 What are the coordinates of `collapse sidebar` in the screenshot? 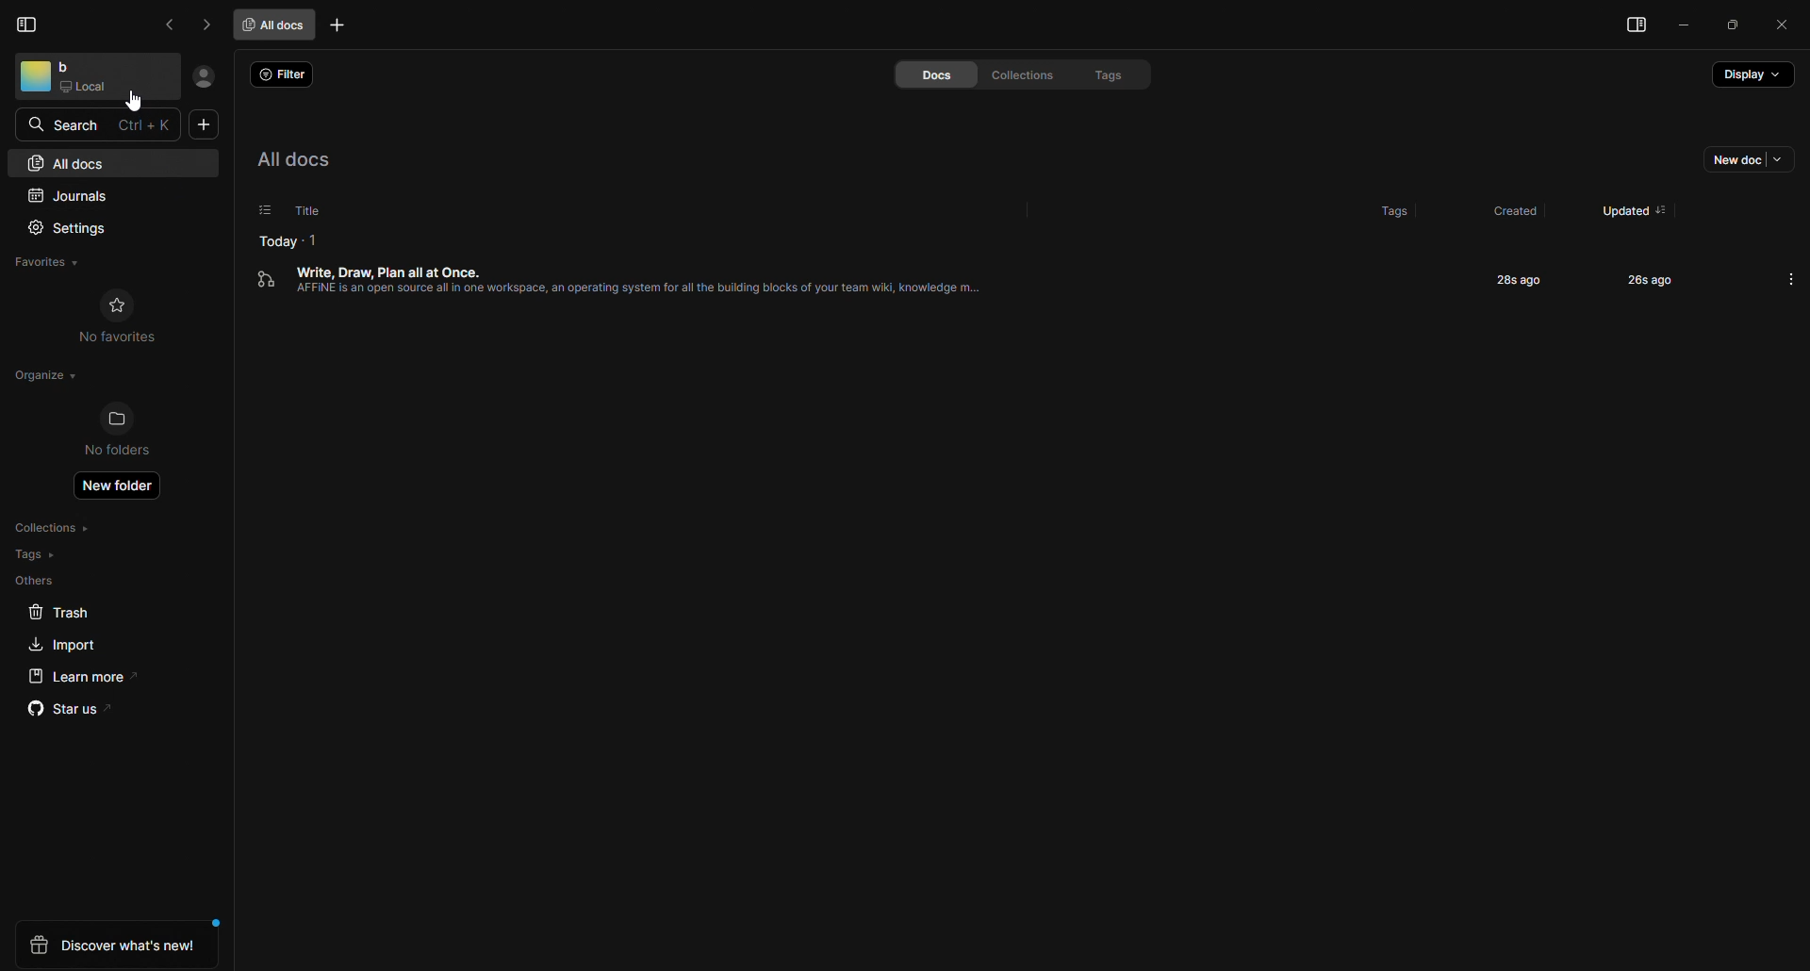 It's located at (29, 24).